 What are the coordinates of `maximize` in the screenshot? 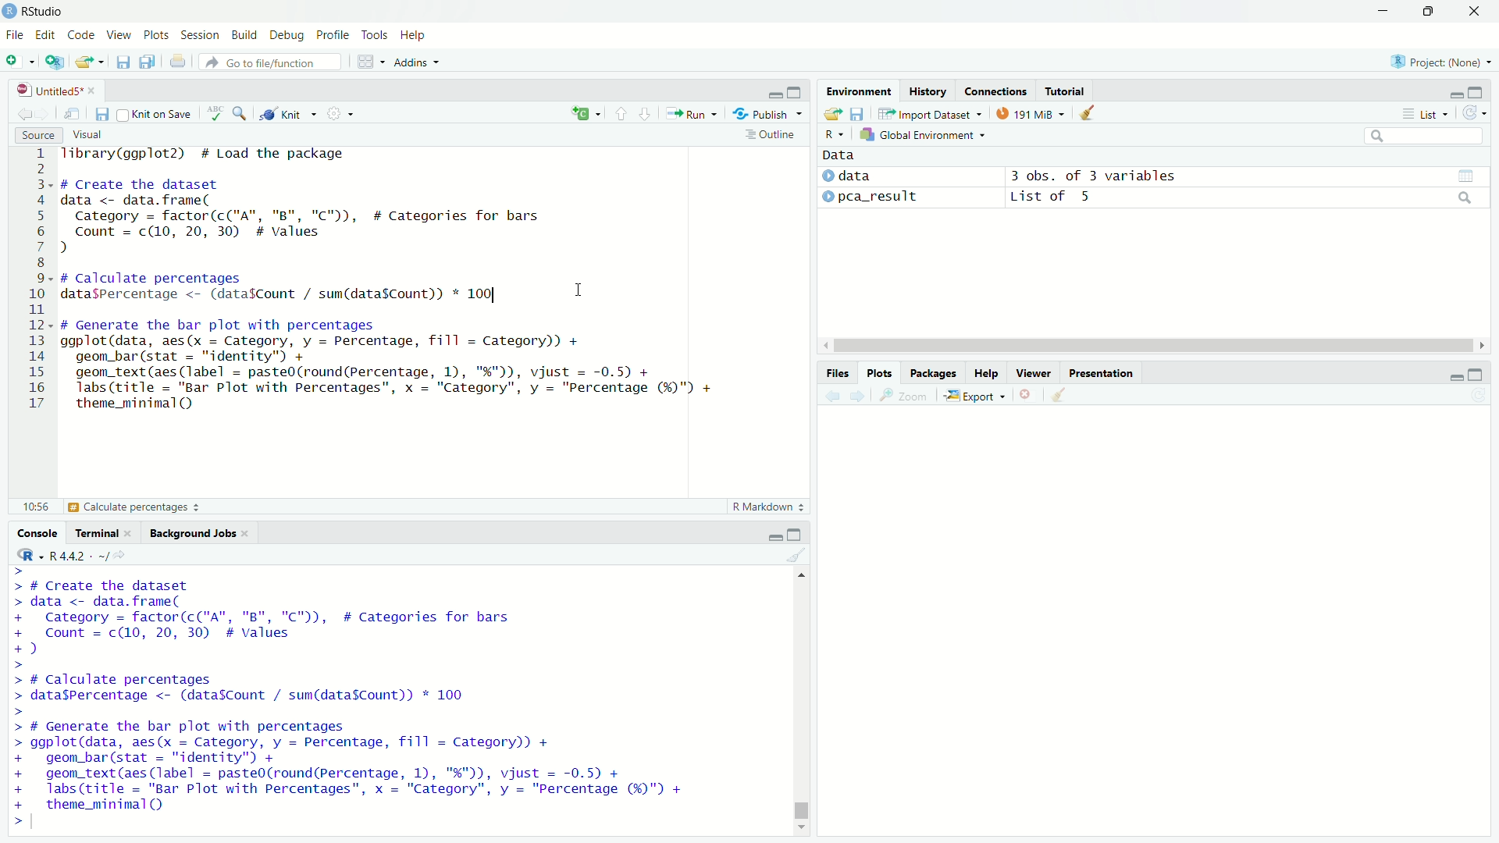 It's located at (797, 91).